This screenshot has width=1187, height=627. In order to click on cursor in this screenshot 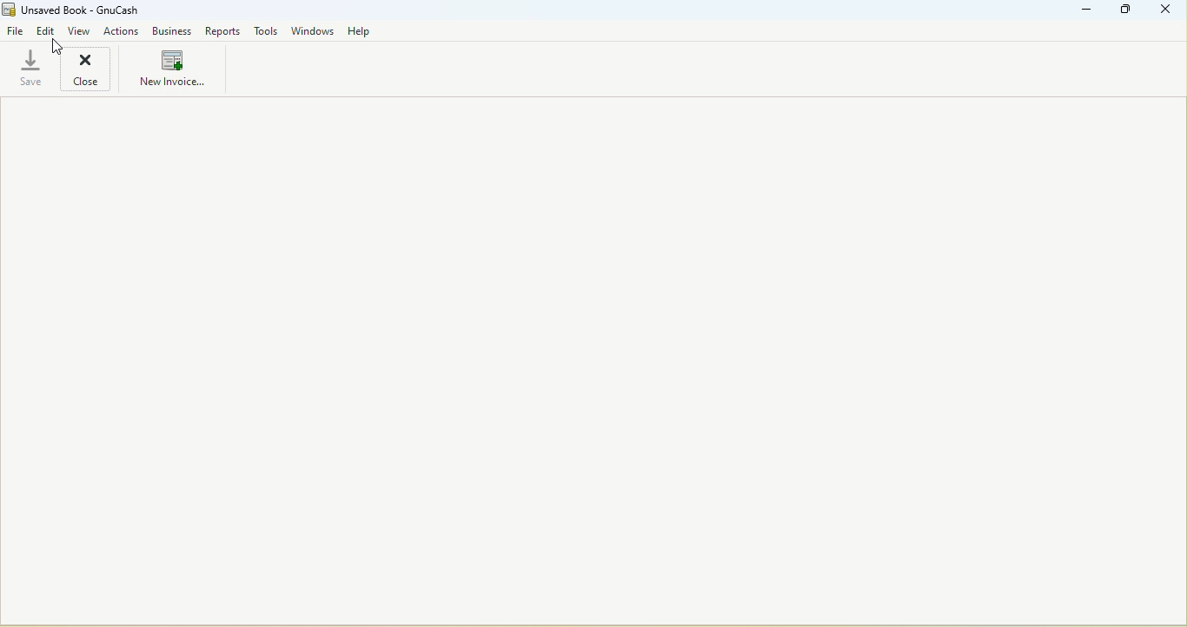, I will do `click(55, 48)`.